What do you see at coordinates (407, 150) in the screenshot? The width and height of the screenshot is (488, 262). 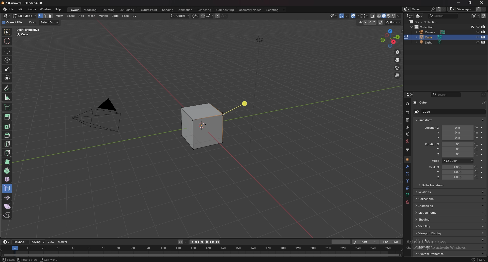 I see `collection` at bounding box center [407, 150].